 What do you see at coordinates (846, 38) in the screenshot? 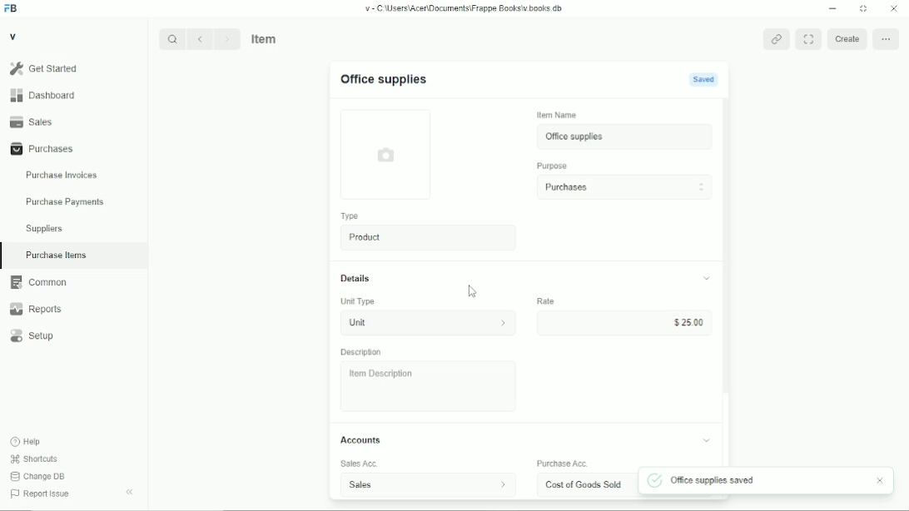
I see `create` at bounding box center [846, 38].